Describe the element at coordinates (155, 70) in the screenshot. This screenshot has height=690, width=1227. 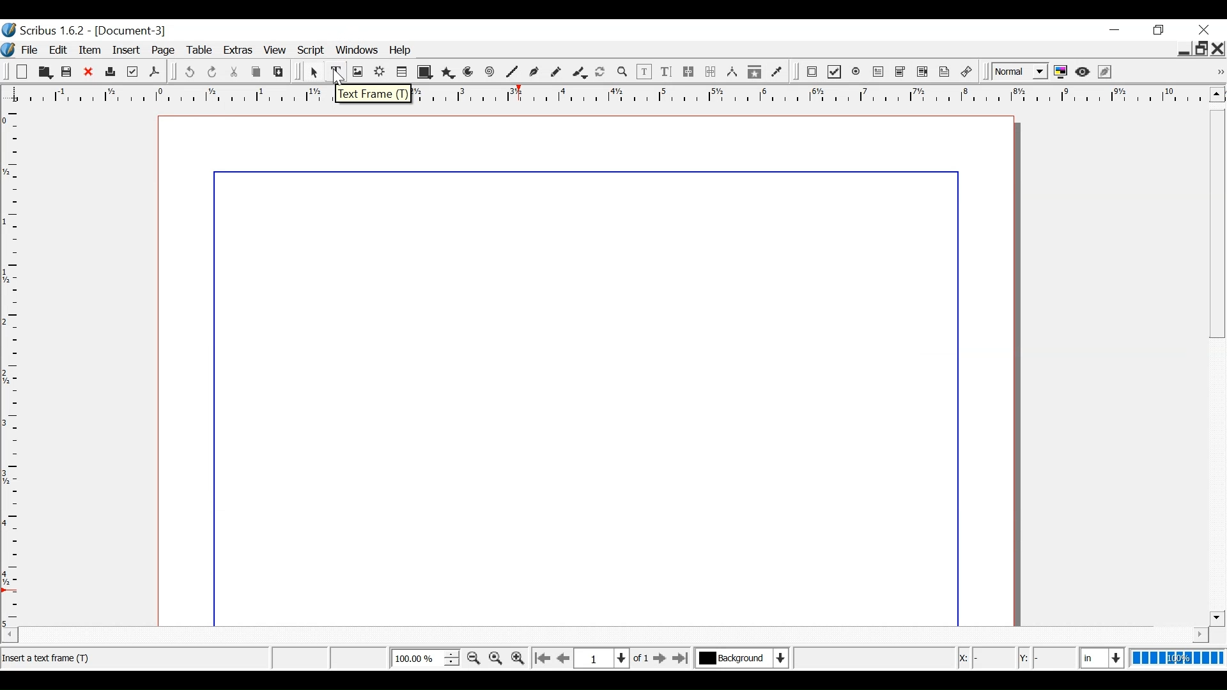
I see `Save as PDF` at that location.